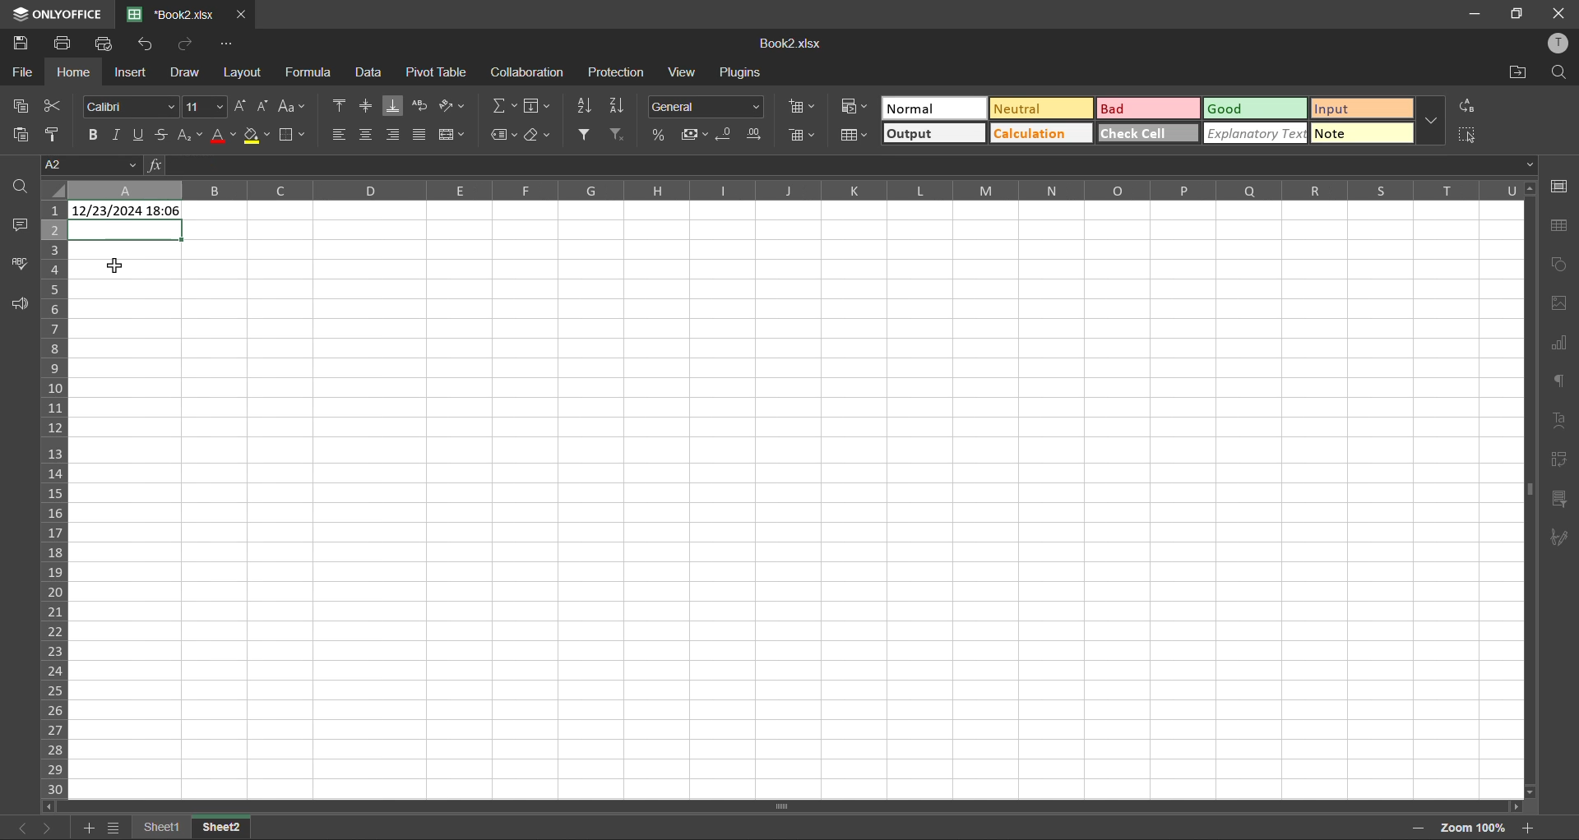 This screenshot has width=1579, height=840. I want to click on quick print, so click(108, 44).